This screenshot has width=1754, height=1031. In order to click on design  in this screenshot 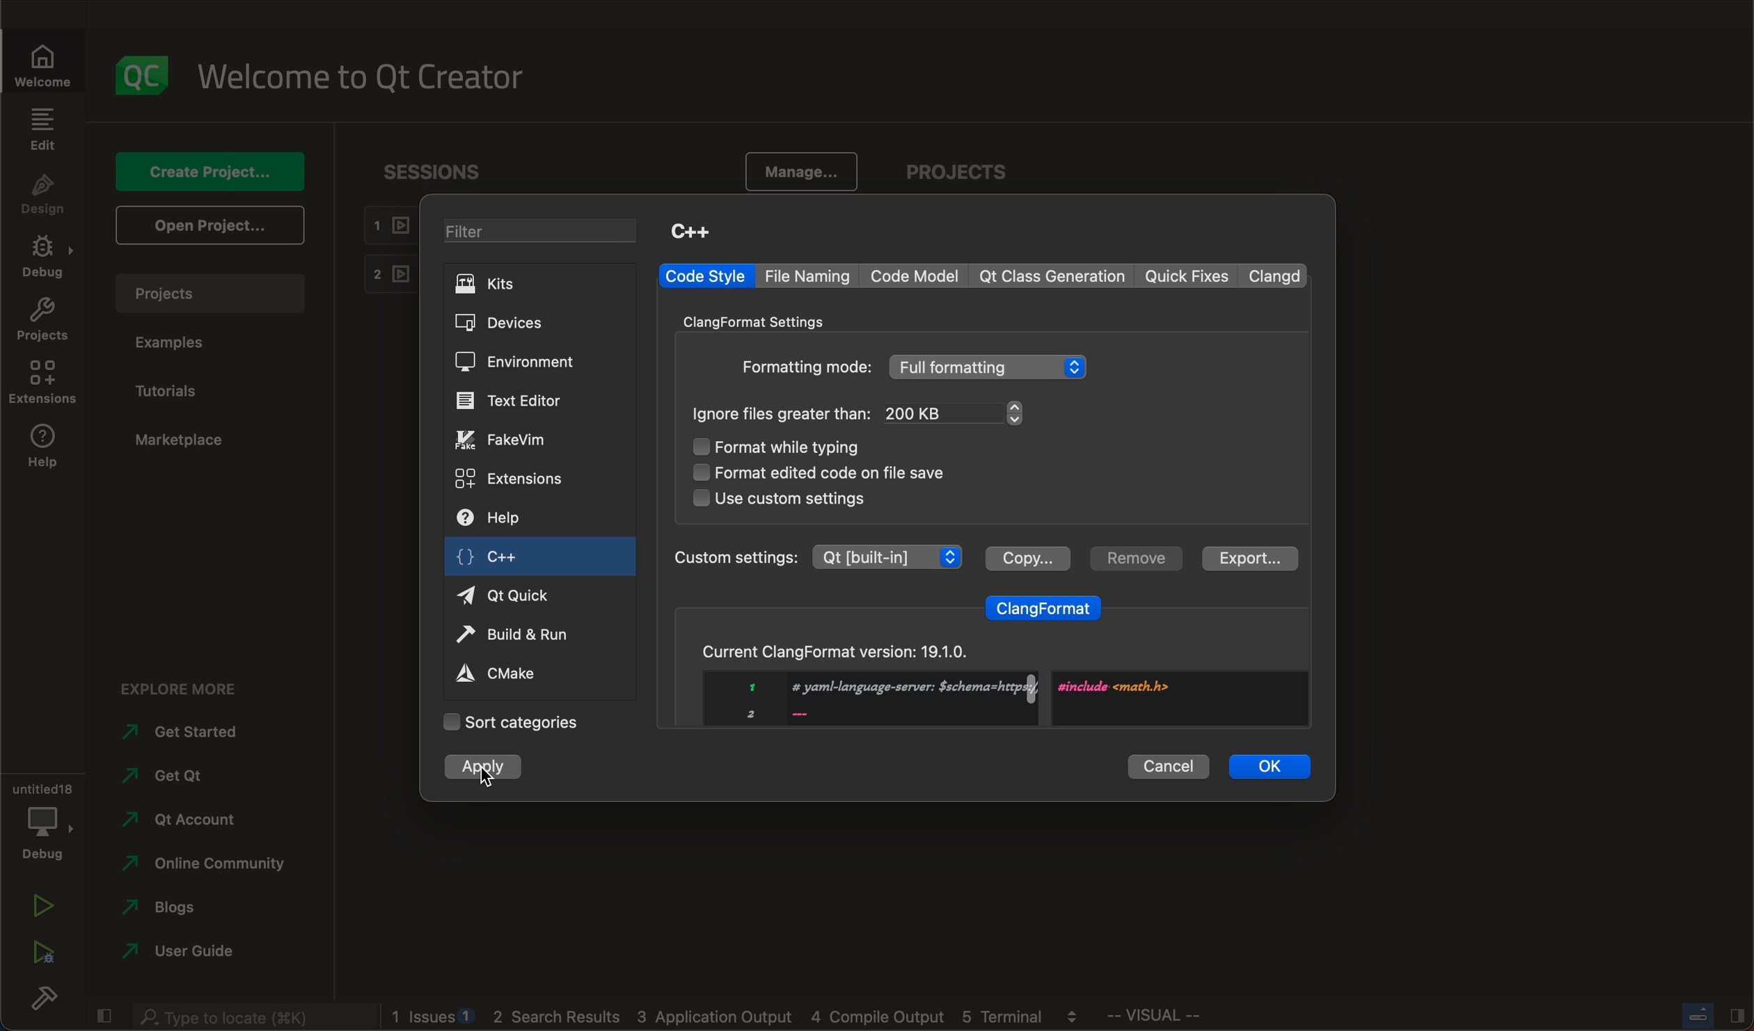, I will do `click(43, 195)`.